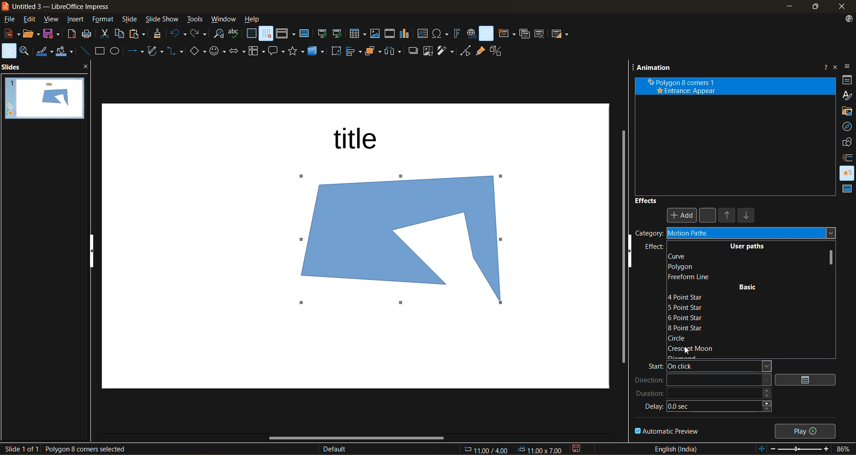 The width and height of the screenshot is (856, 455). What do you see at coordinates (737, 86) in the screenshot?
I see `animation effect` at bounding box center [737, 86].